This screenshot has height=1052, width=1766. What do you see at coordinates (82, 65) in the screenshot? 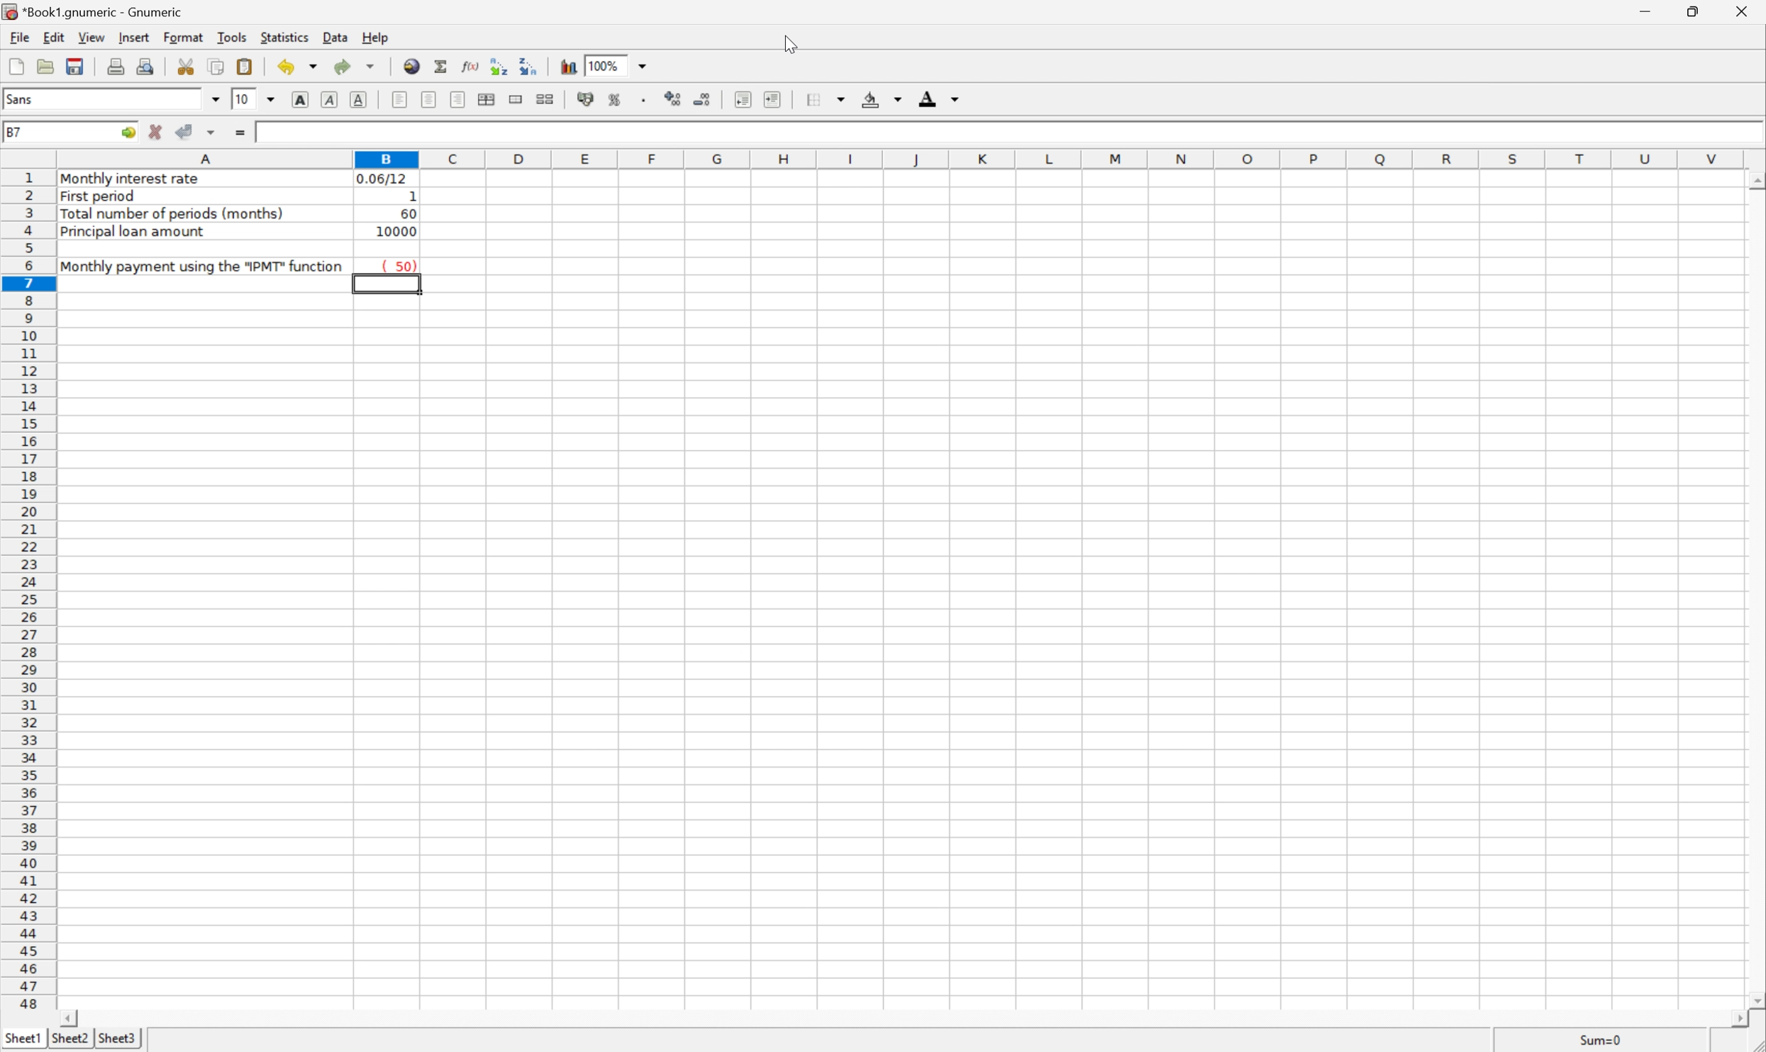
I see `Save current workbook` at bounding box center [82, 65].